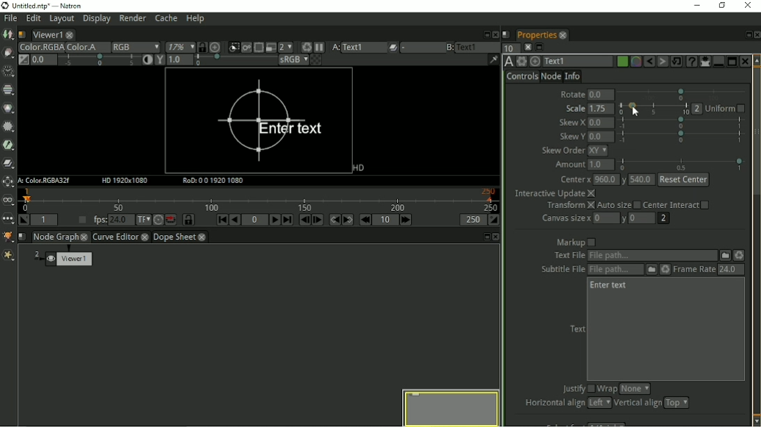 This screenshot has height=427, width=761. I want to click on Checker board, so click(317, 60).